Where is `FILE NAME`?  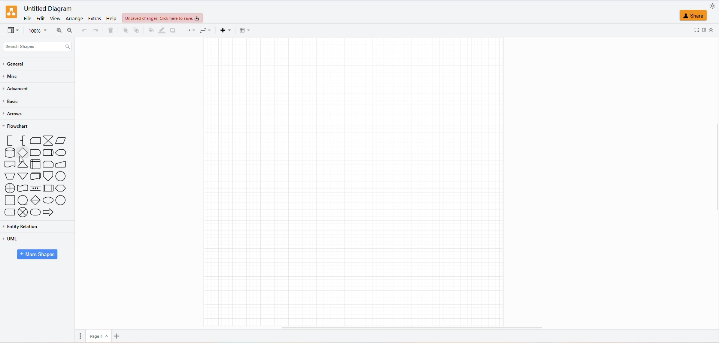
FILE NAME is located at coordinates (46, 7).